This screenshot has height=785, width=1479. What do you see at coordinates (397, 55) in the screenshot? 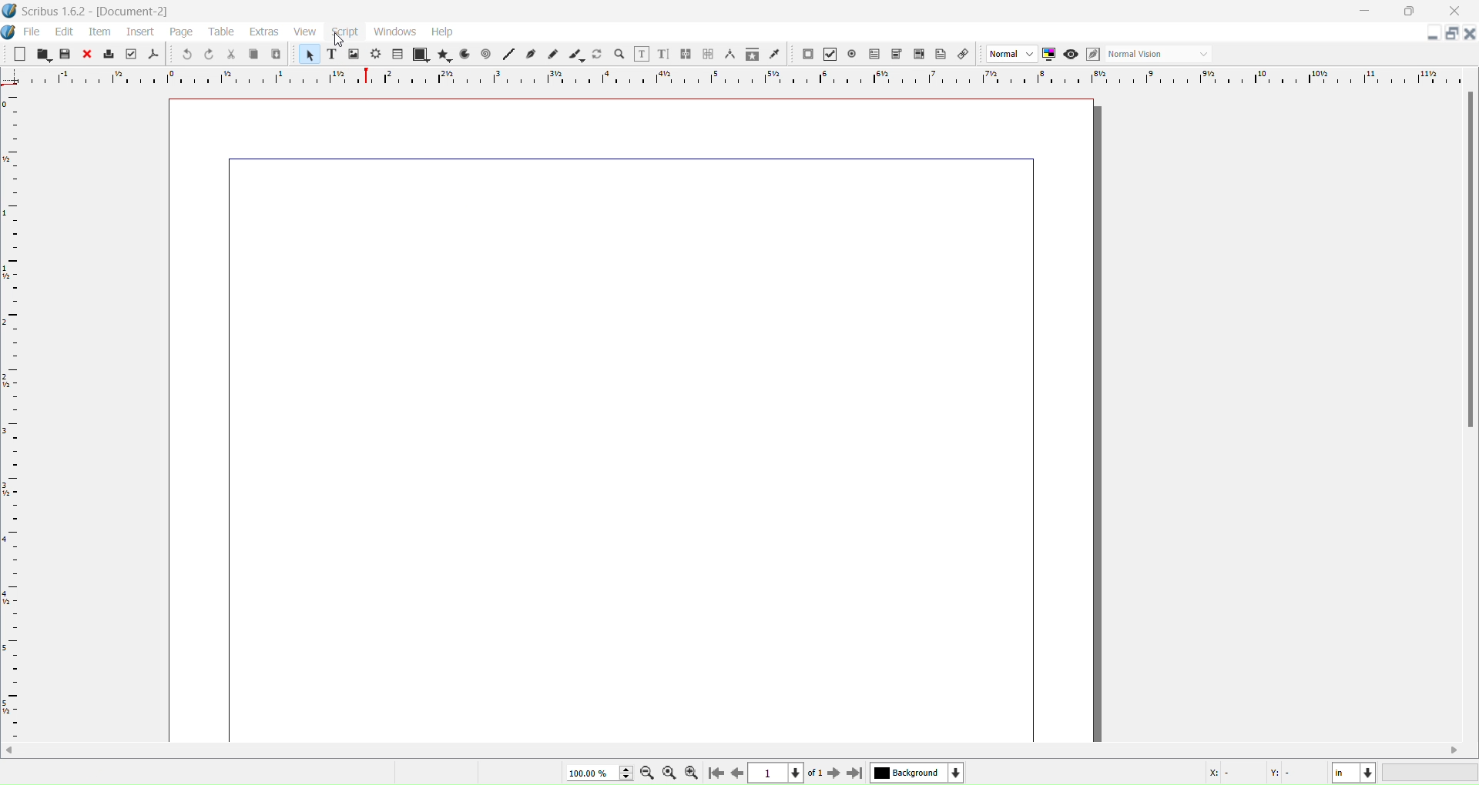
I see `Table` at bounding box center [397, 55].